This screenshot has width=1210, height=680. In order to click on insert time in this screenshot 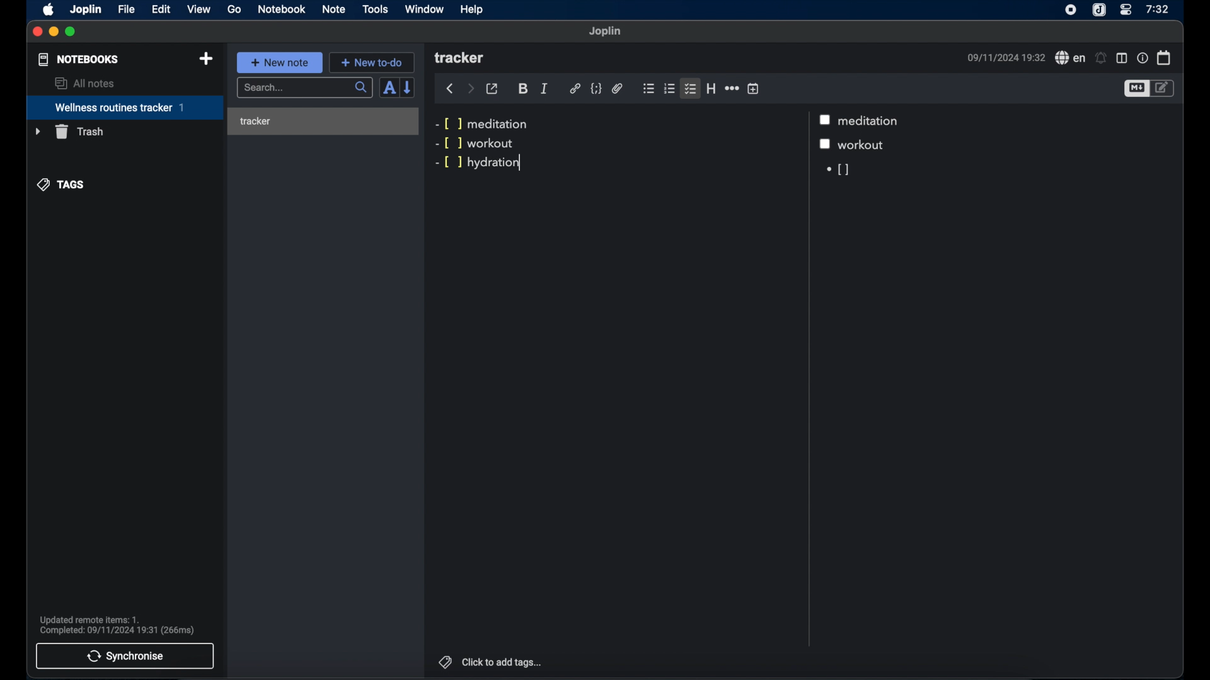, I will do `click(753, 88)`.